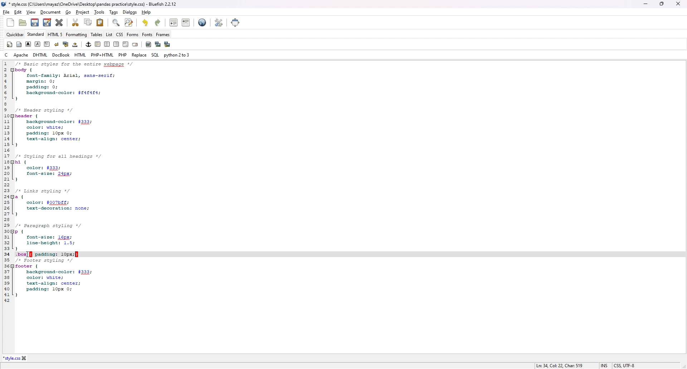  What do you see at coordinates (19, 44) in the screenshot?
I see `body` at bounding box center [19, 44].